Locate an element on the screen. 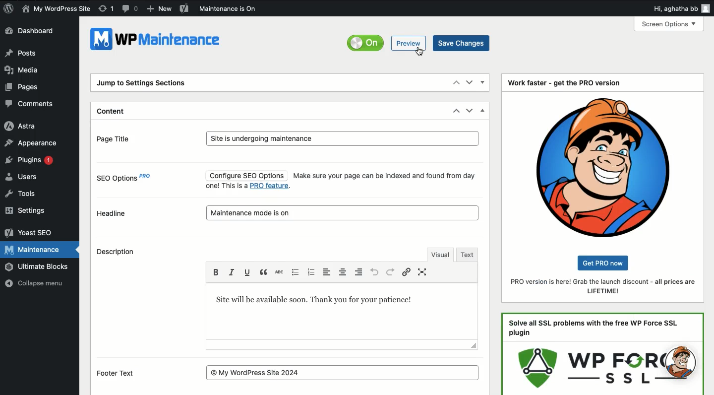 The image size is (714, 395). Yoast is located at coordinates (29, 233).